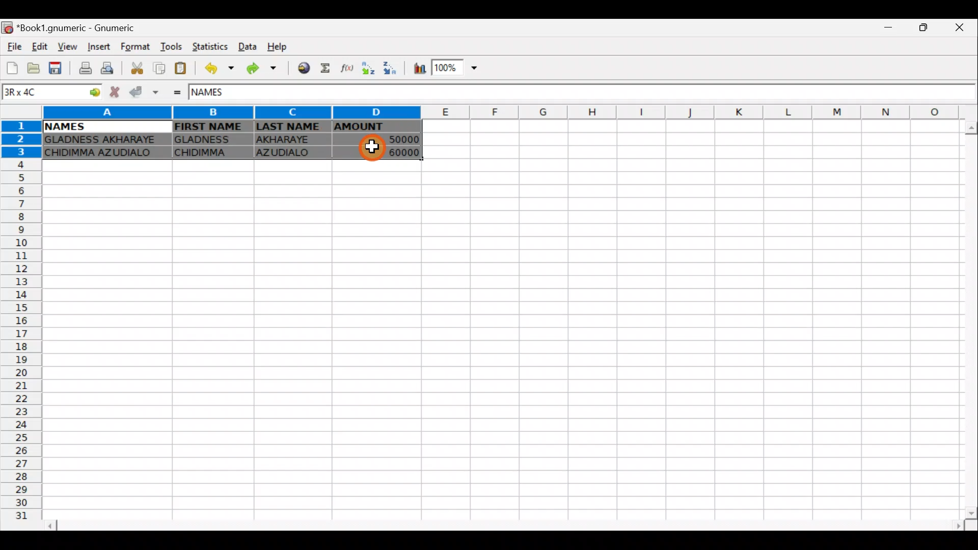  What do you see at coordinates (965, 319) in the screenshot?
I see `Scroll bar` at bounding box center [965, 319].